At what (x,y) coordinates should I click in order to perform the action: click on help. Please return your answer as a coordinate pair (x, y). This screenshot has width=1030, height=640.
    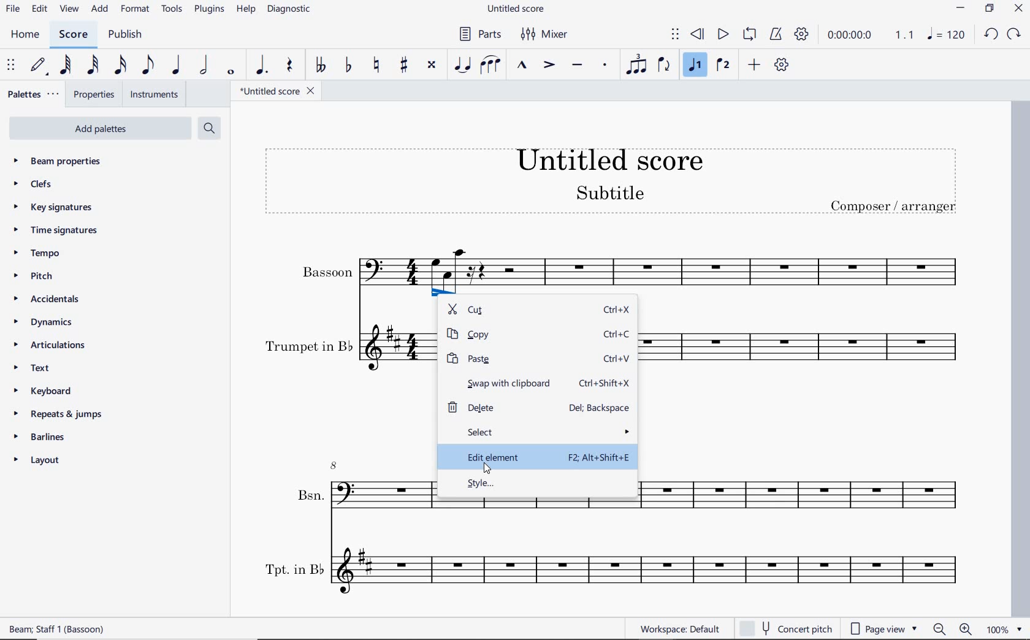
    Looking at the image, I should click on (246, 9).